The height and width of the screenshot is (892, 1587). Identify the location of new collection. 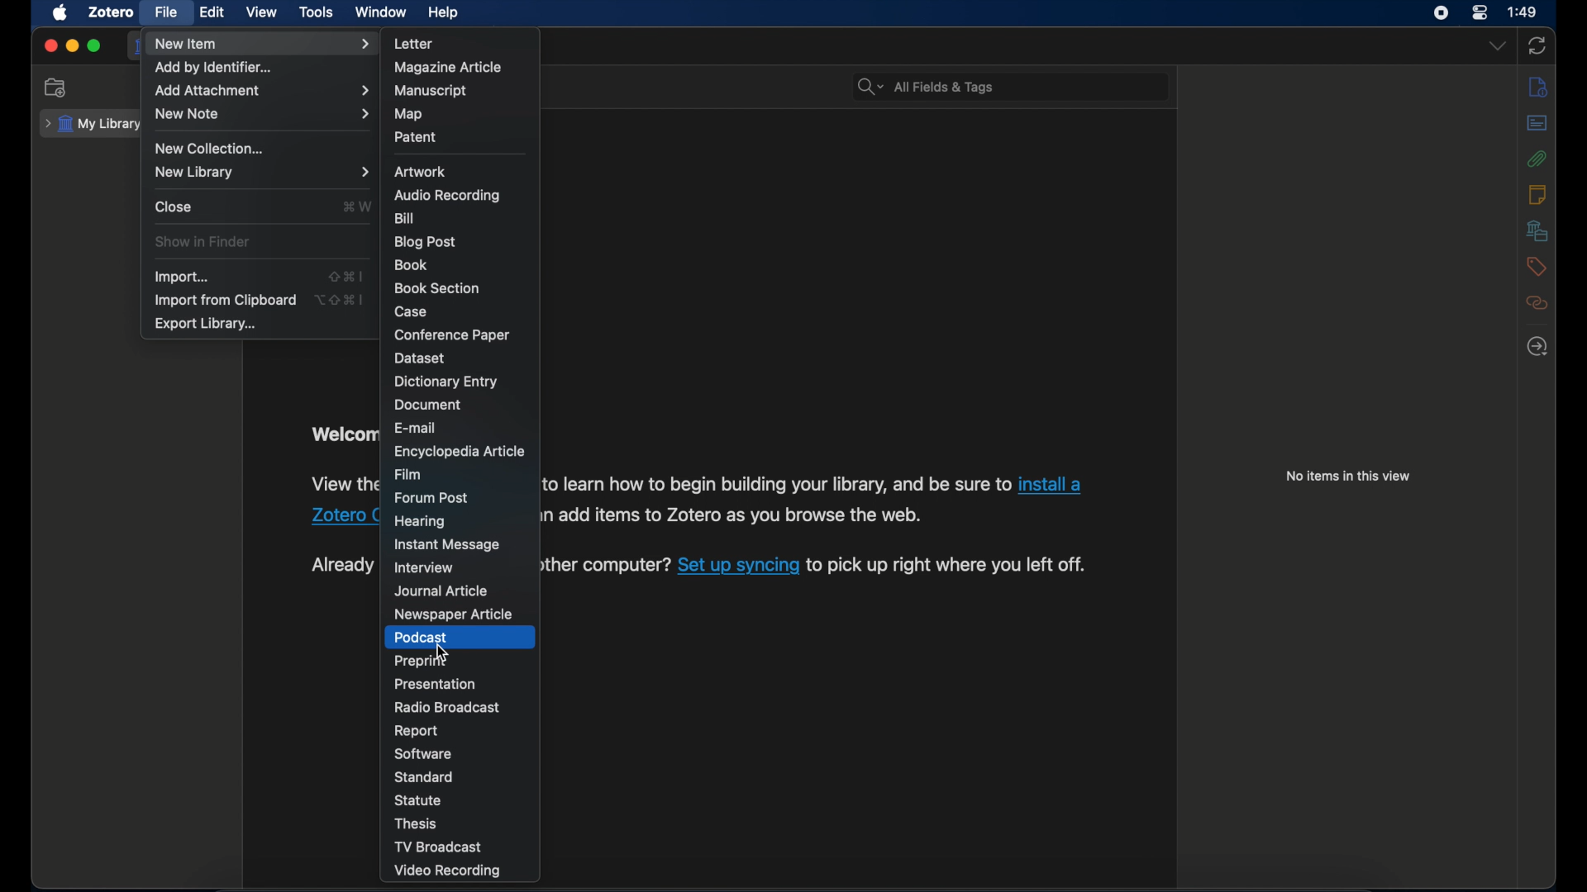
(212, 149).